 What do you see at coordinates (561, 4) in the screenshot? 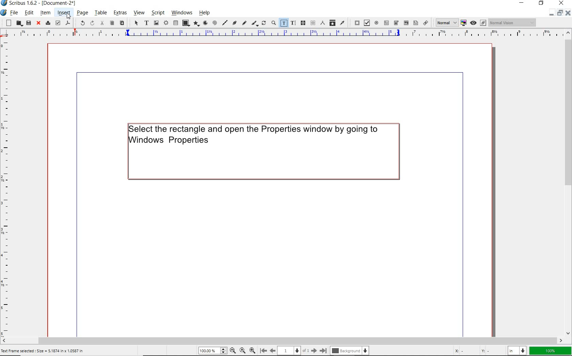
I see `close` at bounding box center [561, 4].